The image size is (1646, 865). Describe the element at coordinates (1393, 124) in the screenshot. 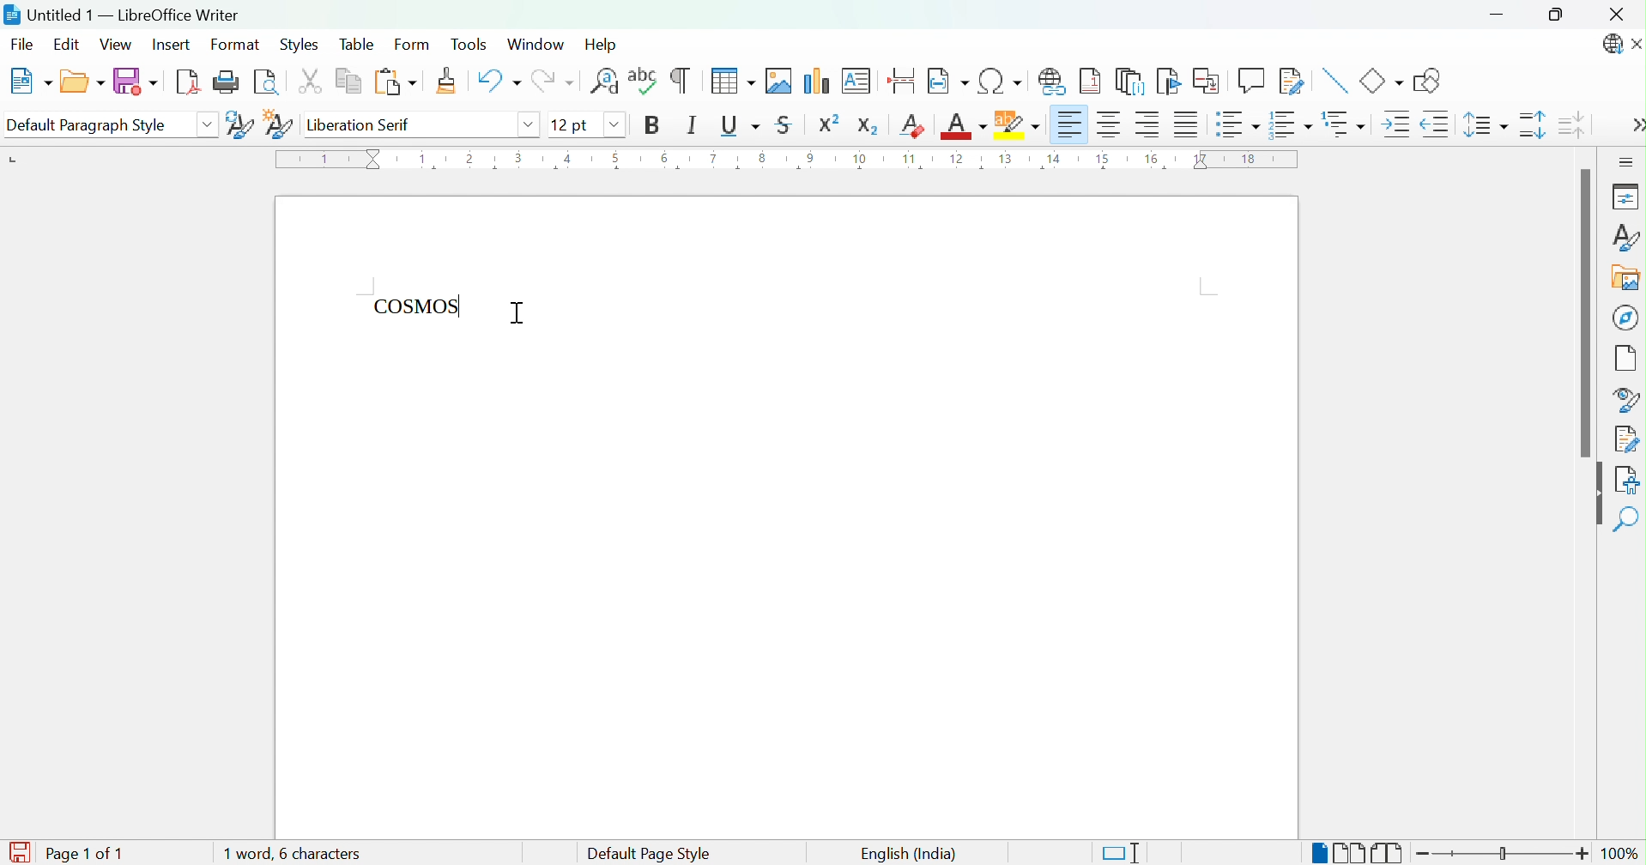

I see `Increase Indent` at that location.